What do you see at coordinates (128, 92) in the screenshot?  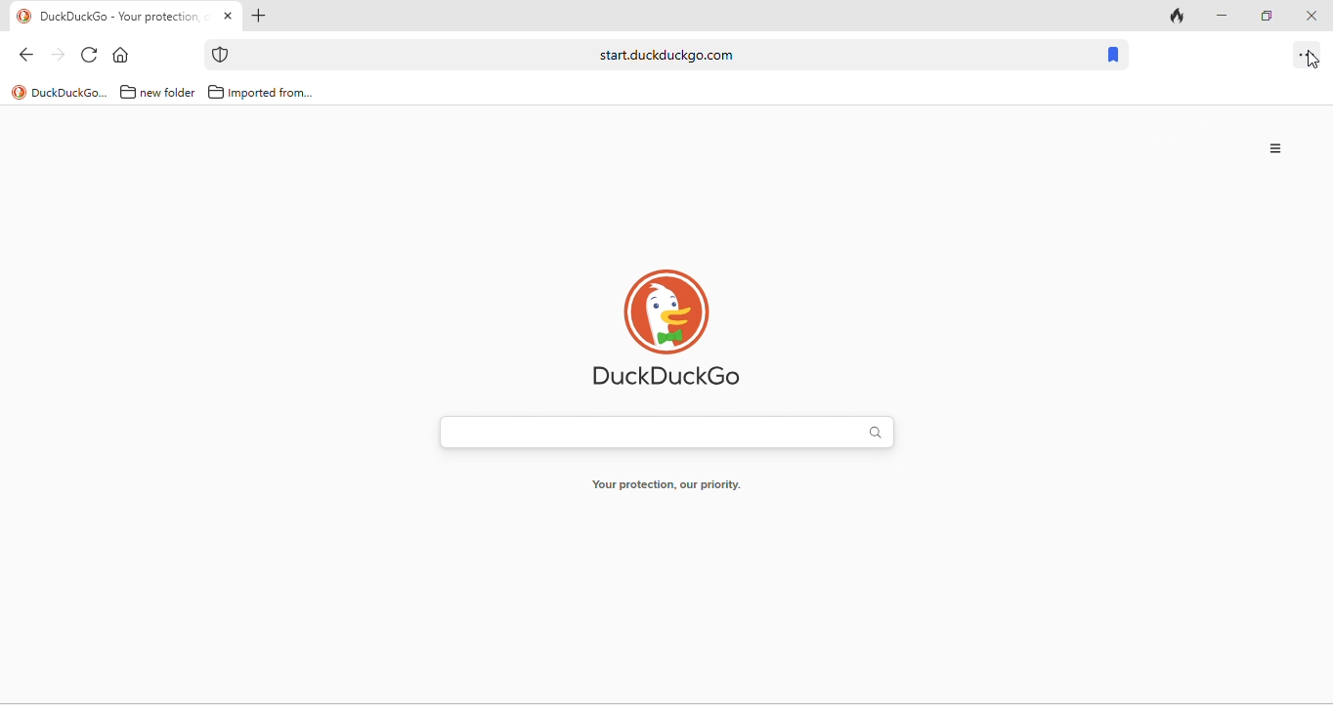 I see `folder icon` at bounding box center [128, 92].